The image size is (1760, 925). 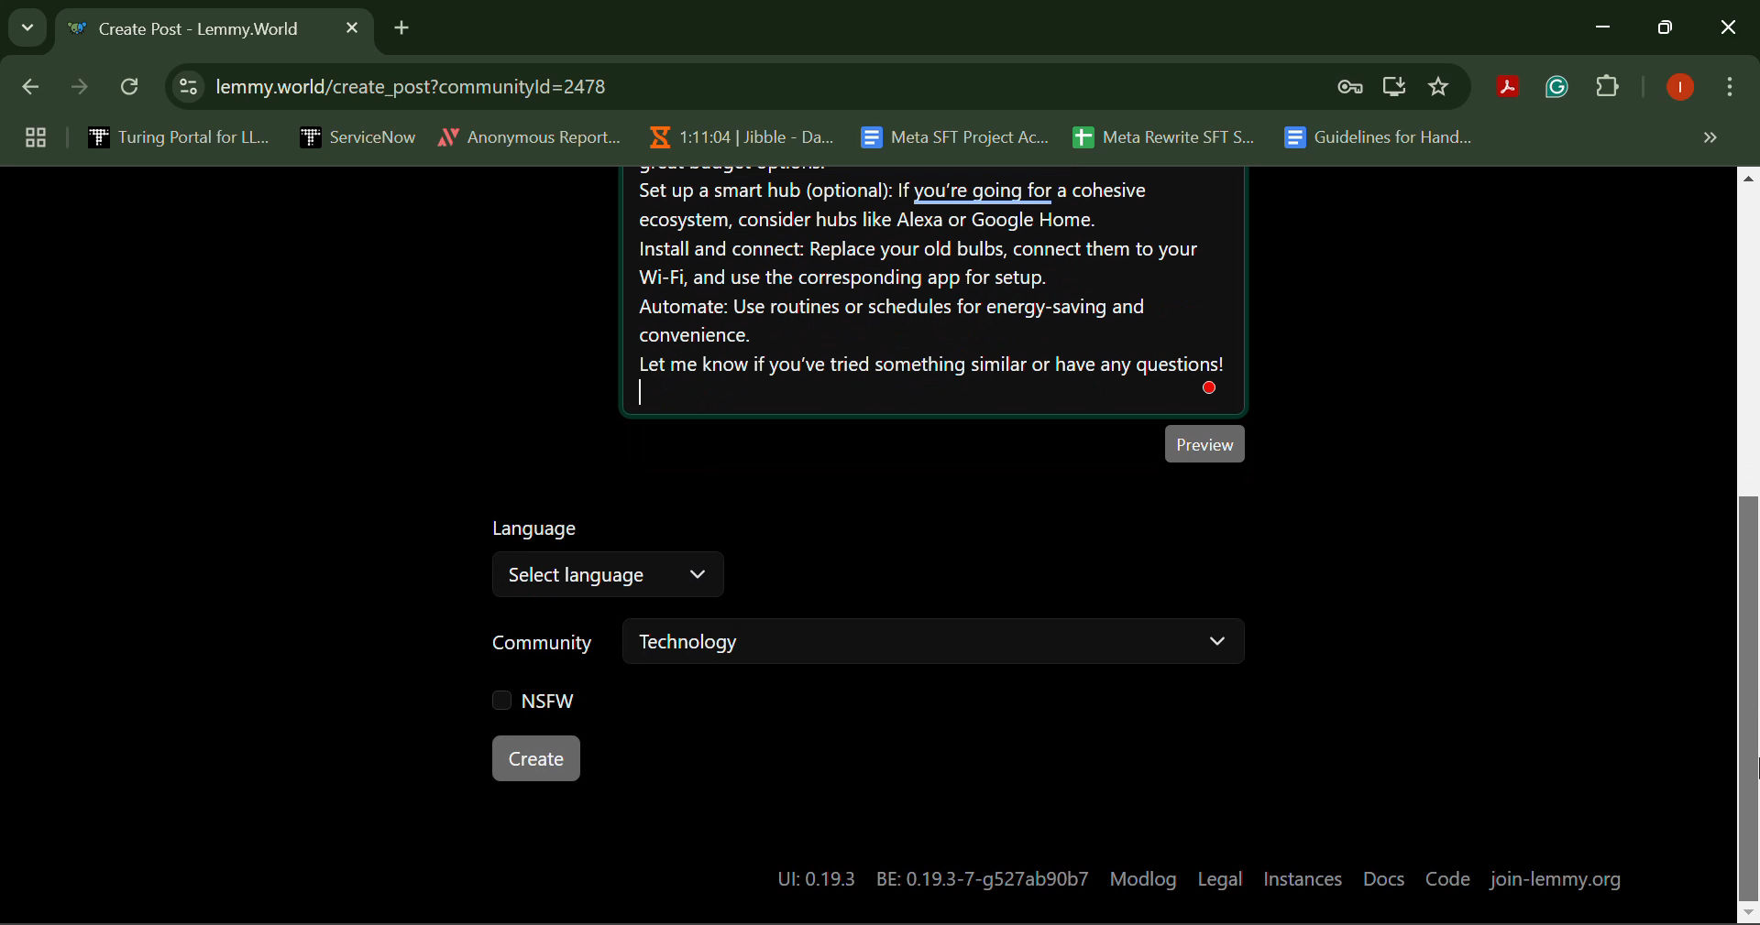 What do you see at coordinates (529, 134) in the screenshot?
I see `Anonymous Report` at bounding box center [529, 134].